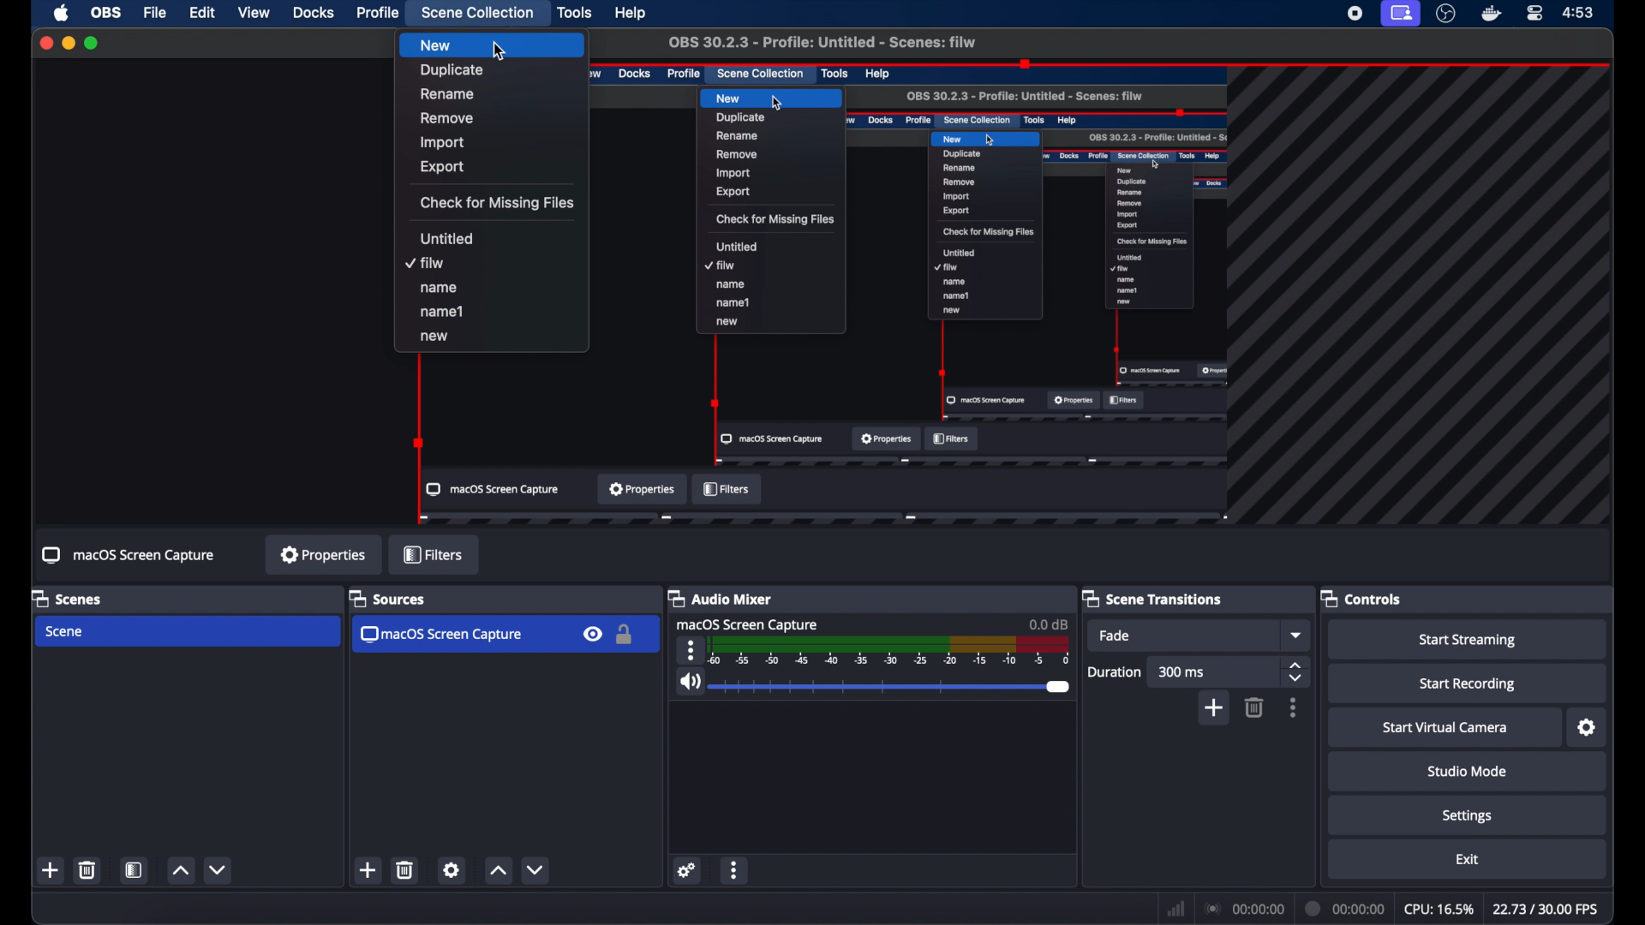  Describe the element at coordinates (907, 295) in the screenshot. I see `preview` at that location.